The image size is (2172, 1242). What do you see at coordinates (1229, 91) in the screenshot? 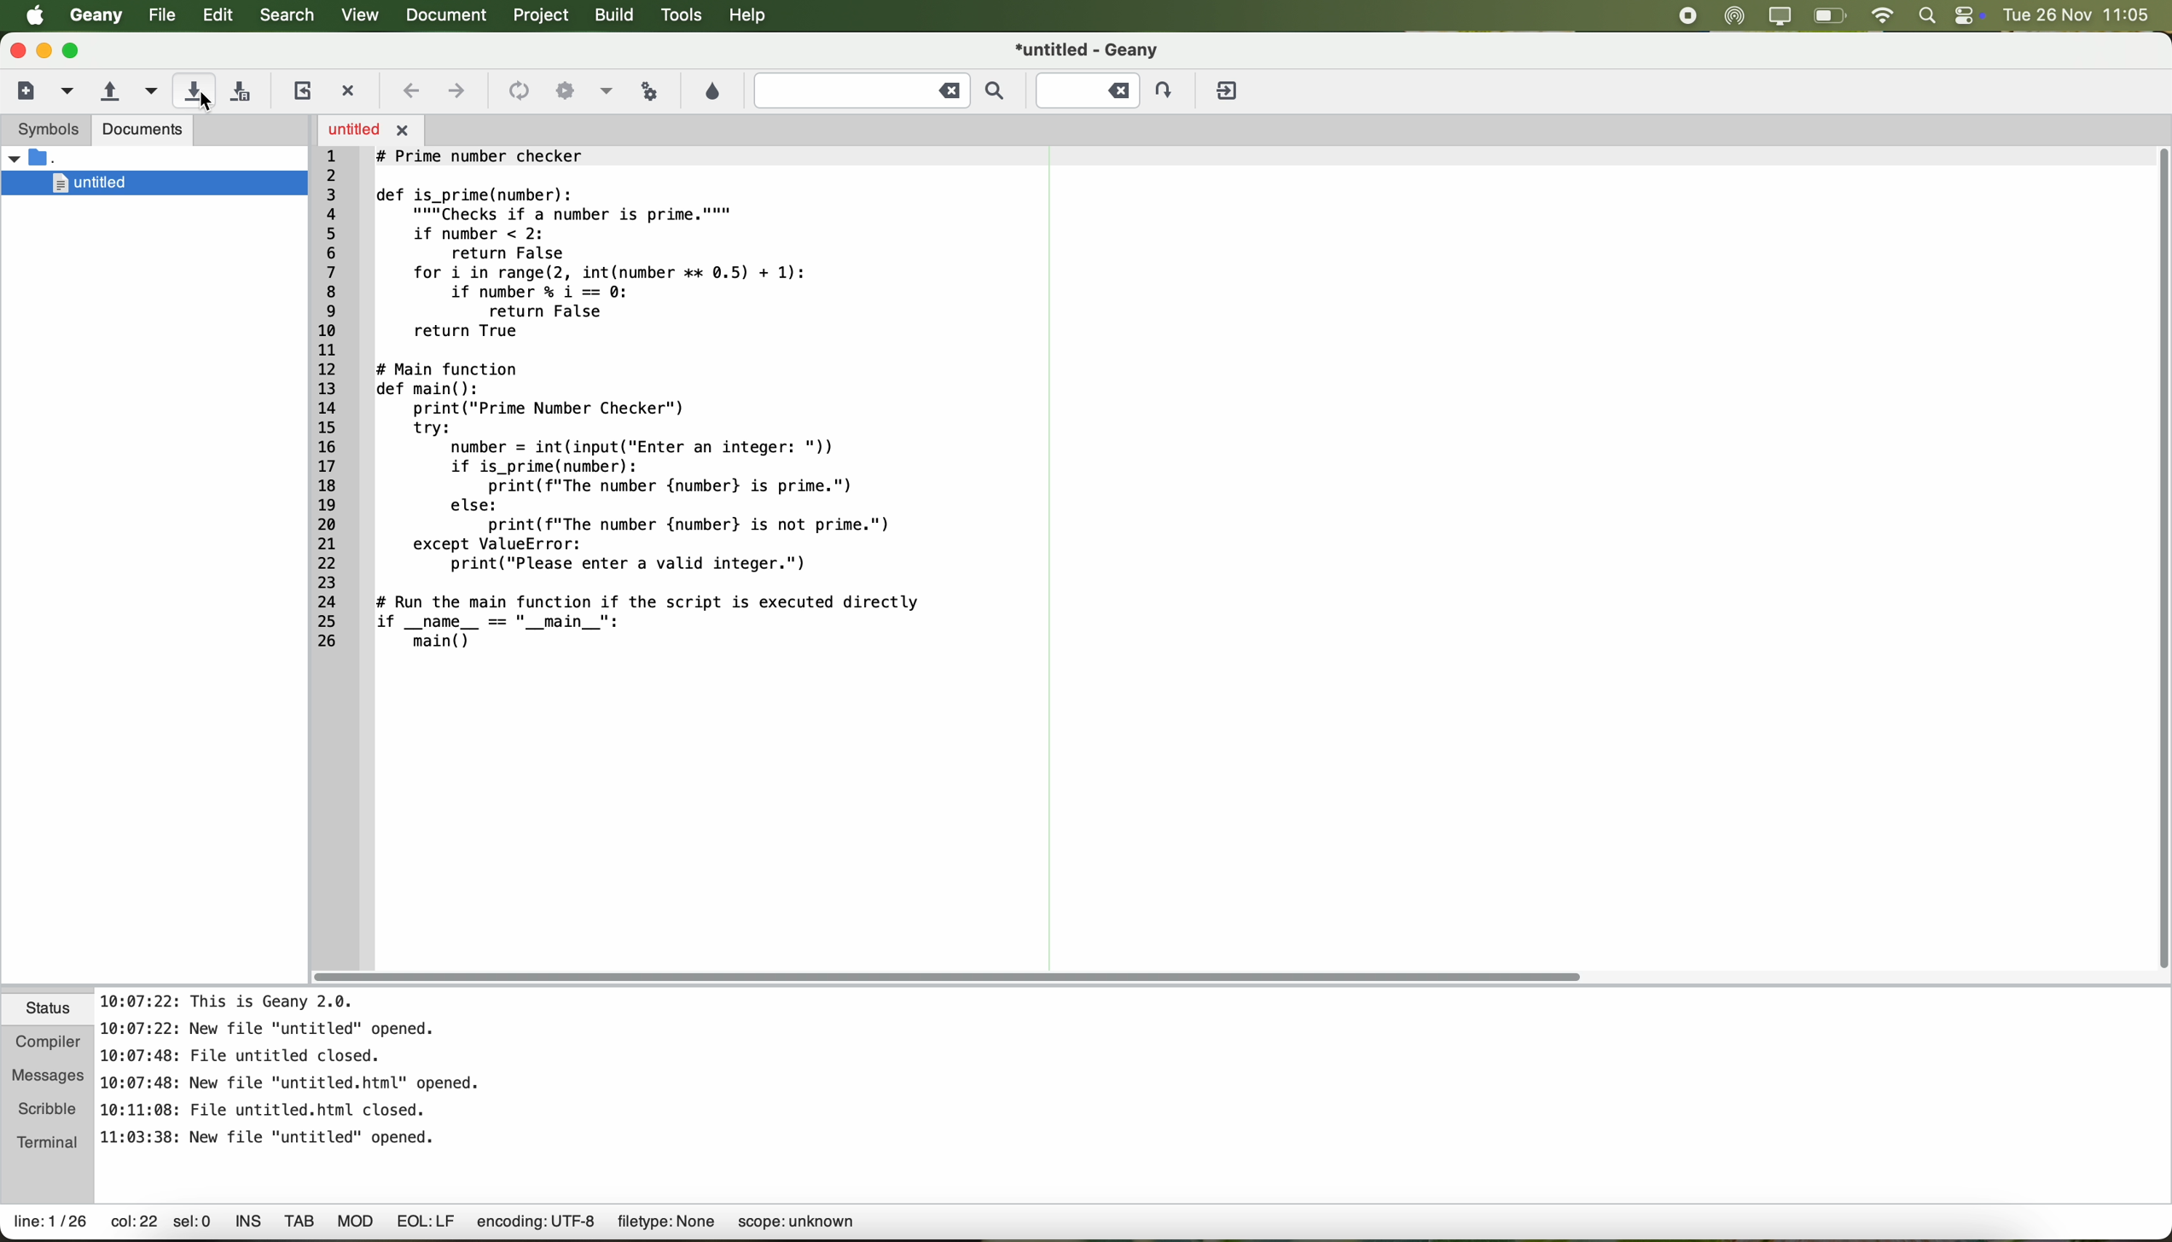
I see `quit Geany` at bounding box center [1229, 91].